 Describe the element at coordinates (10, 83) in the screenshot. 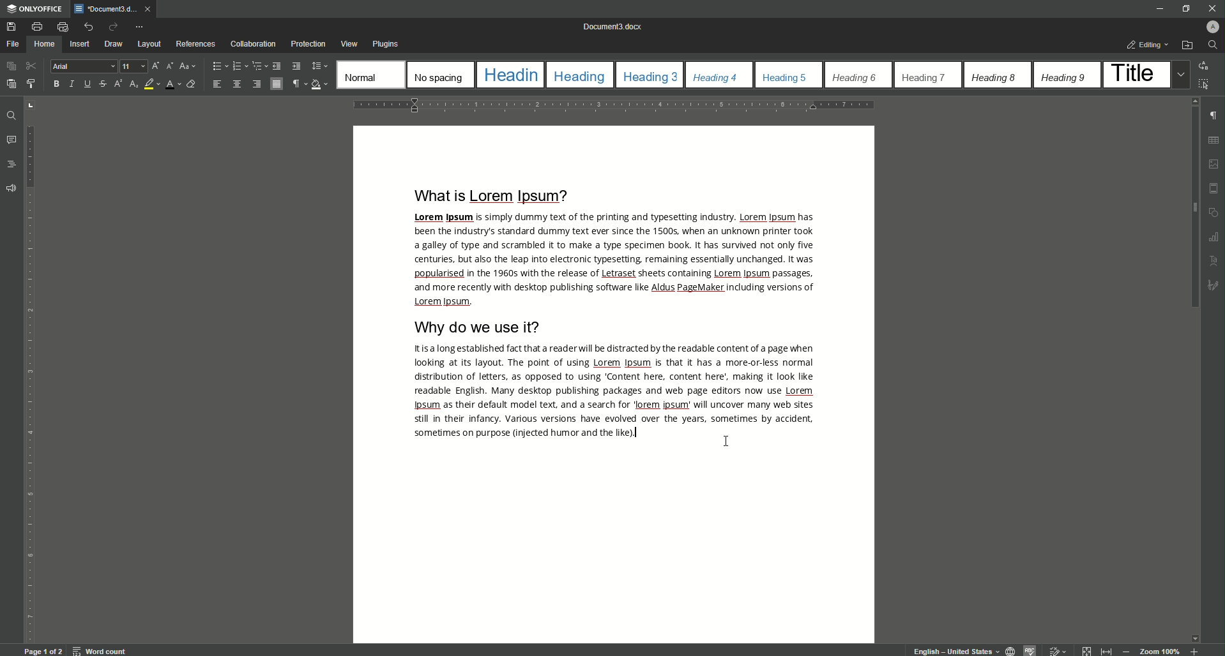

I see `Paste` at that location.